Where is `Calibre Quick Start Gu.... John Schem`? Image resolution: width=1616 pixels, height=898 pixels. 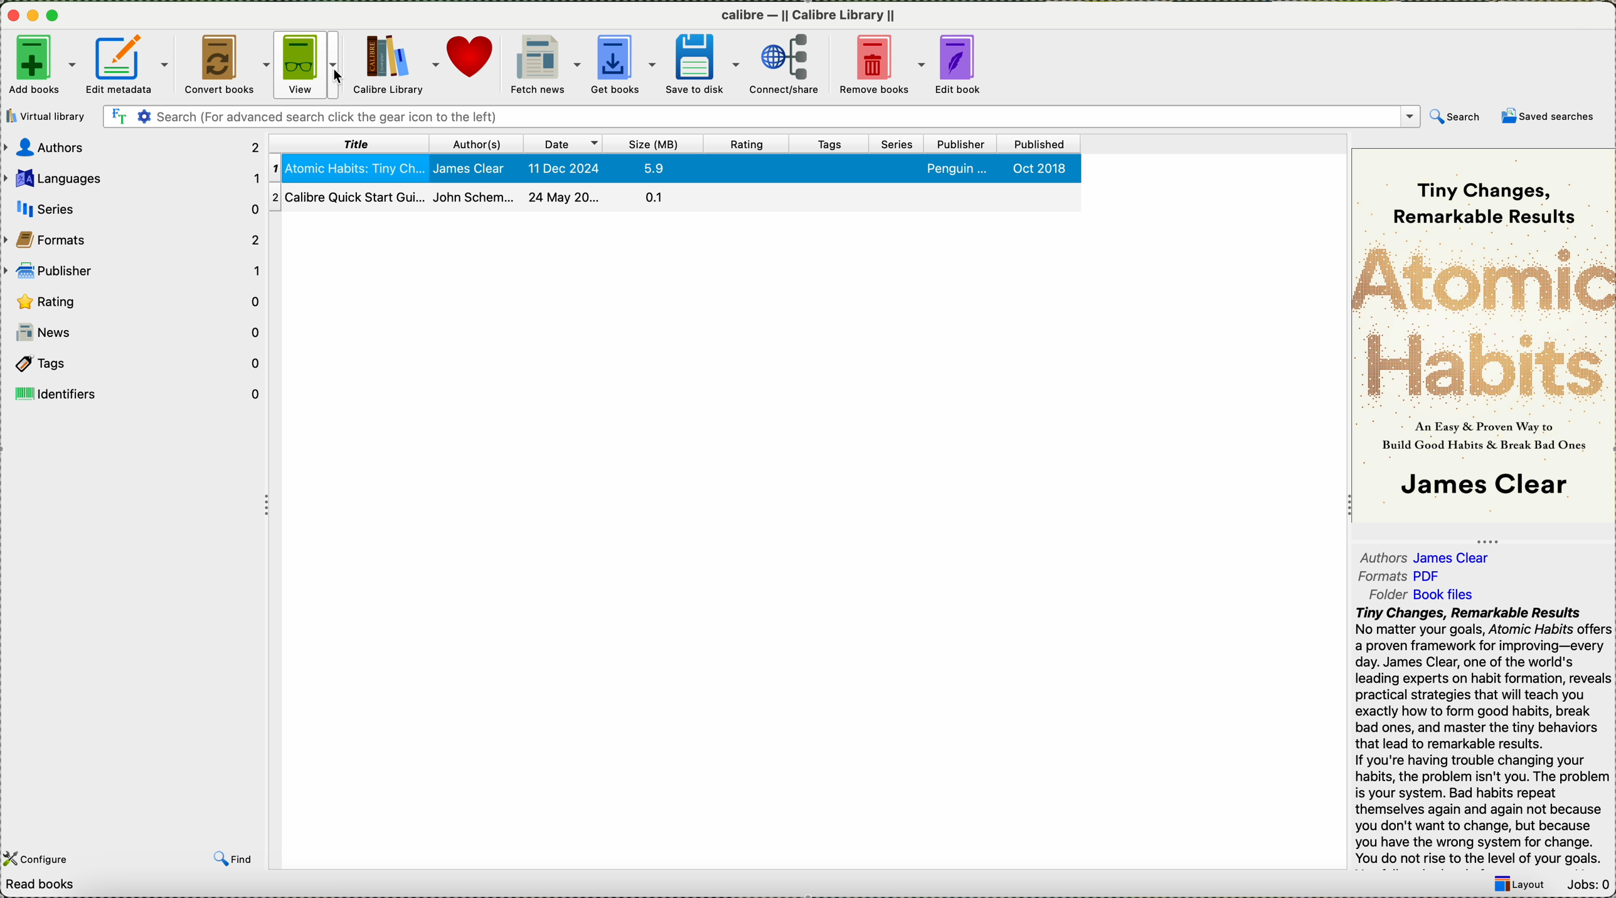
Calibre Quick Start Gu.... John Schem is located at coordinates (676, 199).